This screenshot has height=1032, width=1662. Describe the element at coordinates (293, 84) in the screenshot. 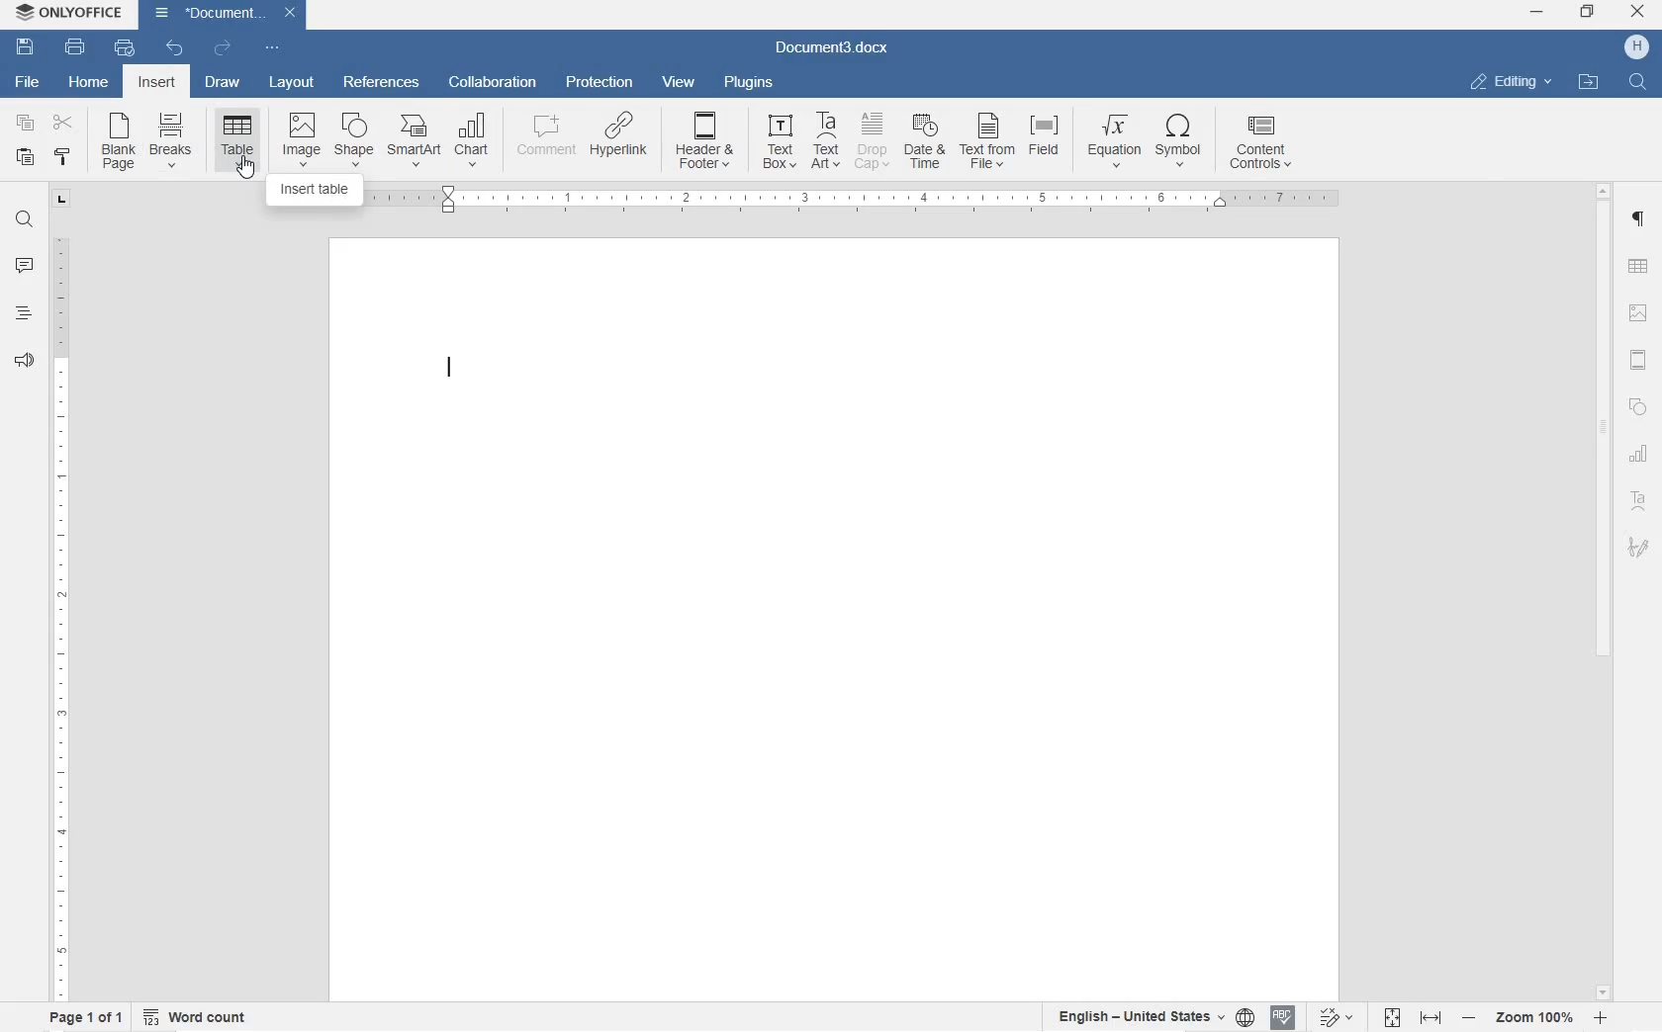

I see `LAYOUT` at that location.